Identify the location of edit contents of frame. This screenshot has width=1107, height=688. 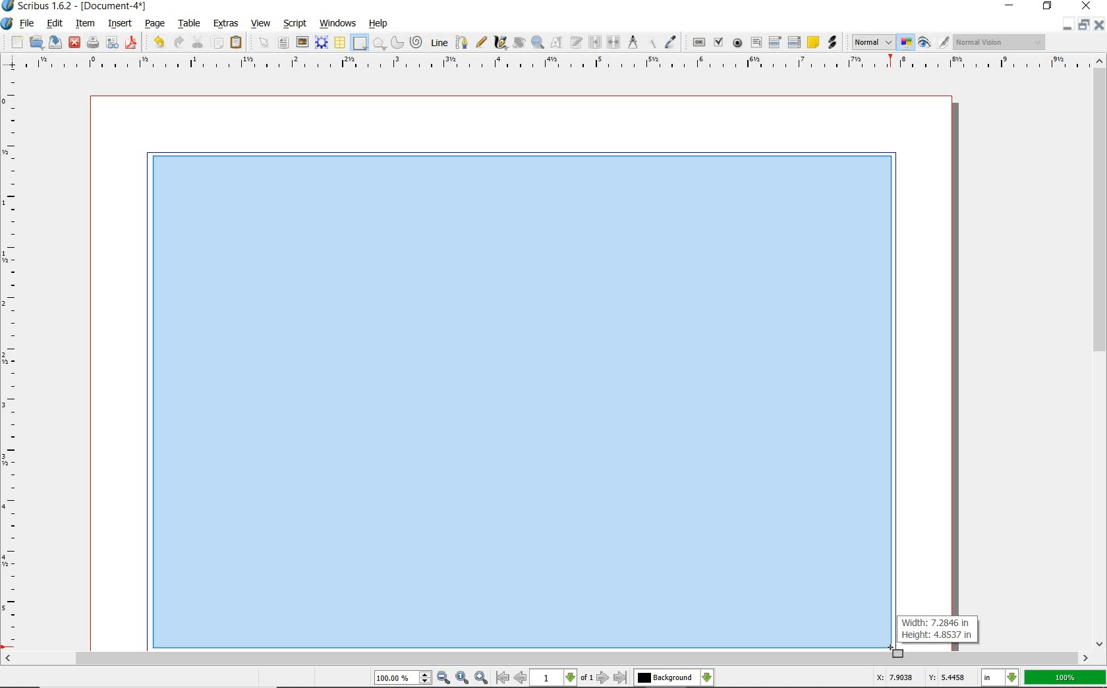
(555, 42).